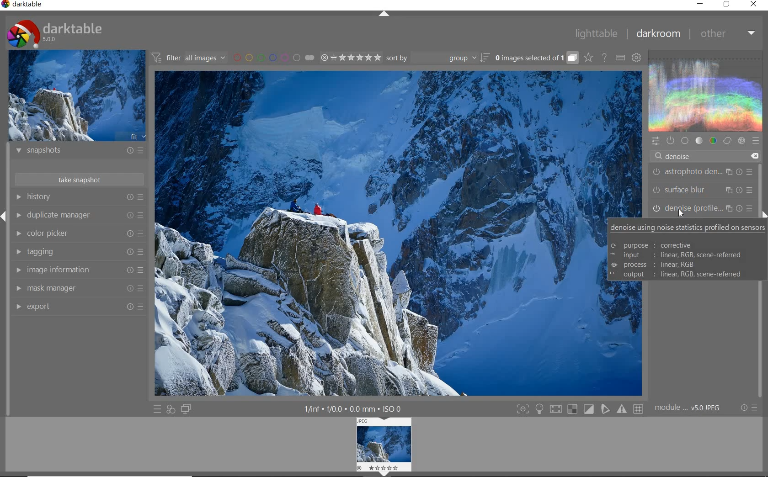  I want to click on show global preferences, so click(637, 57).